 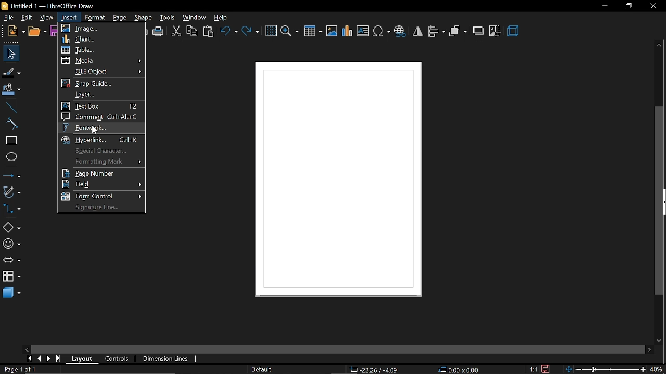 I want to click on flowchart, so click(x=11, y=276).